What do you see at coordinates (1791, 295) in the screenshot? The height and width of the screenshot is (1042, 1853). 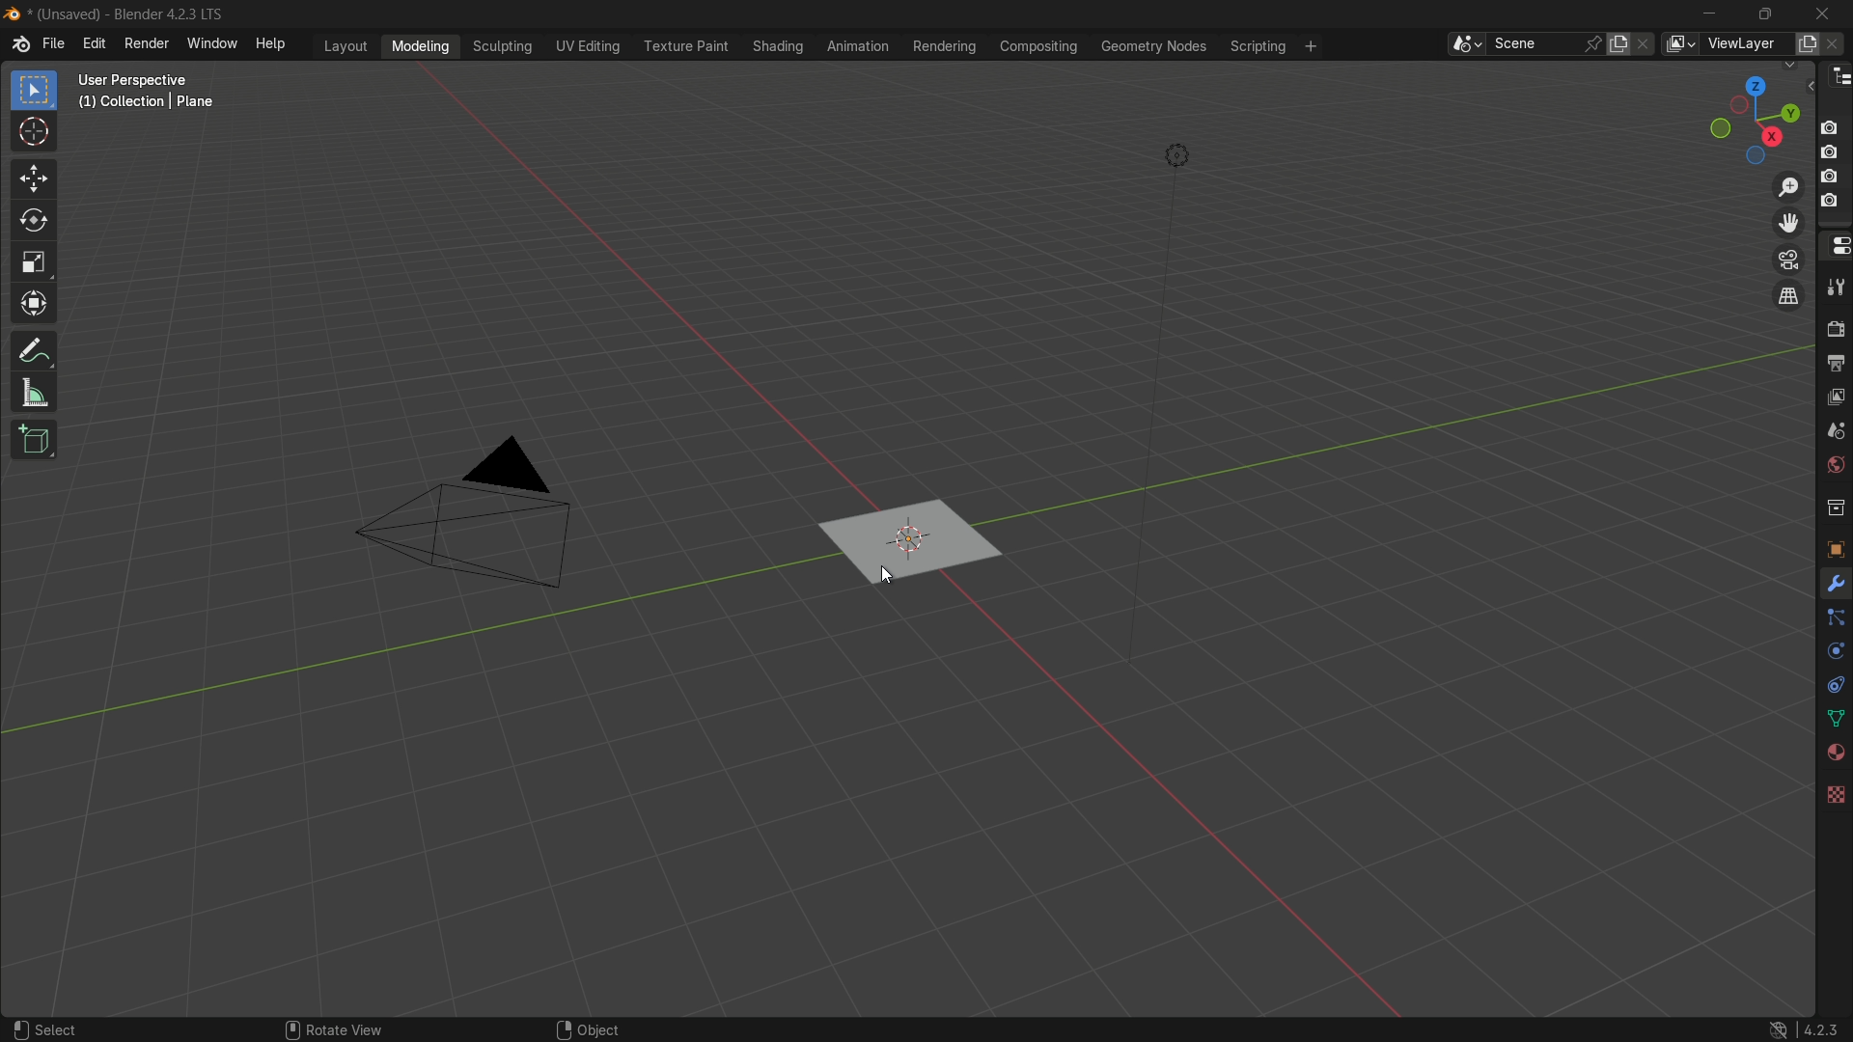 I see `switch the current view` at bounding box center [1791, 295].